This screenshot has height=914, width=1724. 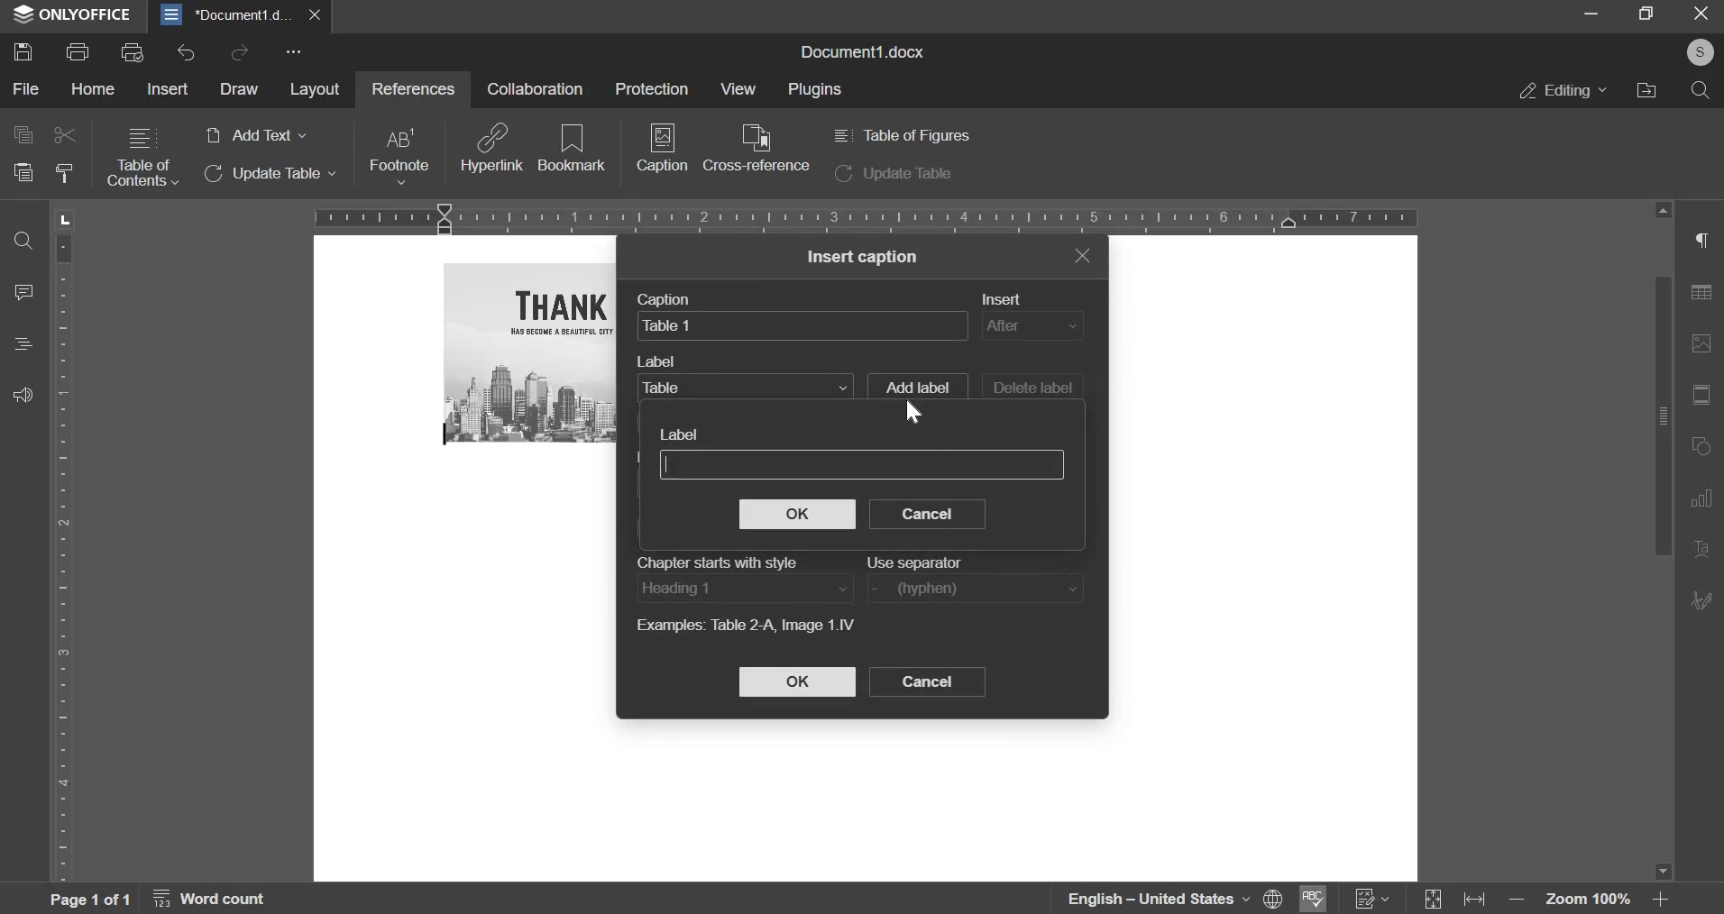 What do you see at coordinates (864, 257) in the screenshot?
I see `insert caption` at bounding box center [864, 257].